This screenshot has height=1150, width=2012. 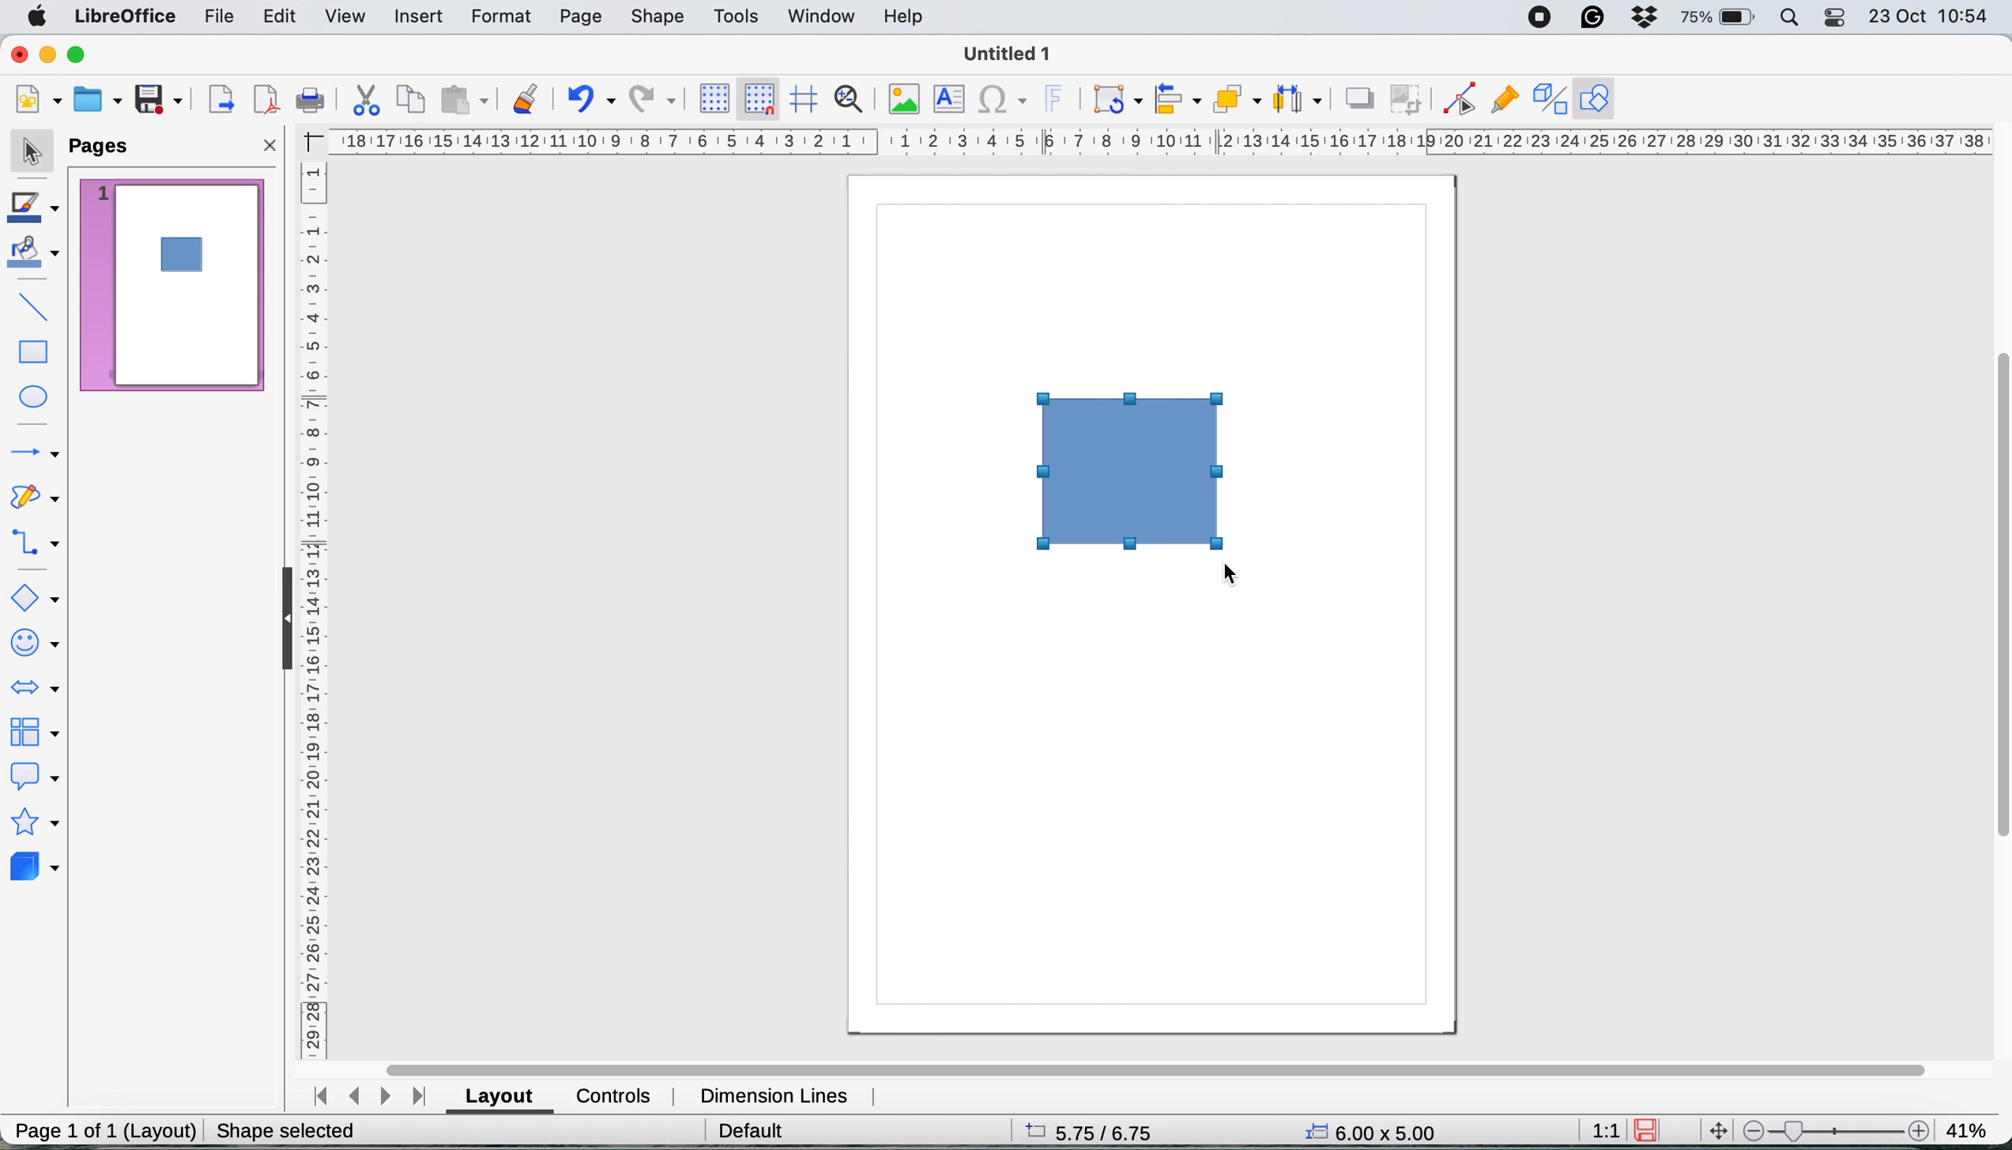 What do you see at coordinates (155, 99) in the screenshot?
I see `save` at bounding box center [155, 99].